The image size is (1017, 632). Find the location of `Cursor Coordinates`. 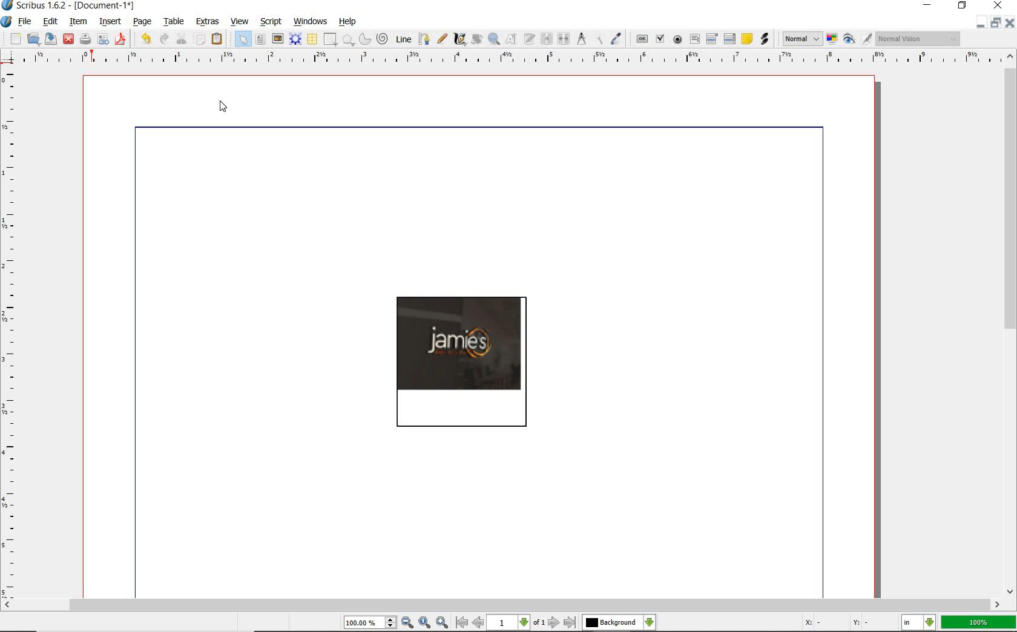

Cursor Coordinates is located at coordinates (844, 624).